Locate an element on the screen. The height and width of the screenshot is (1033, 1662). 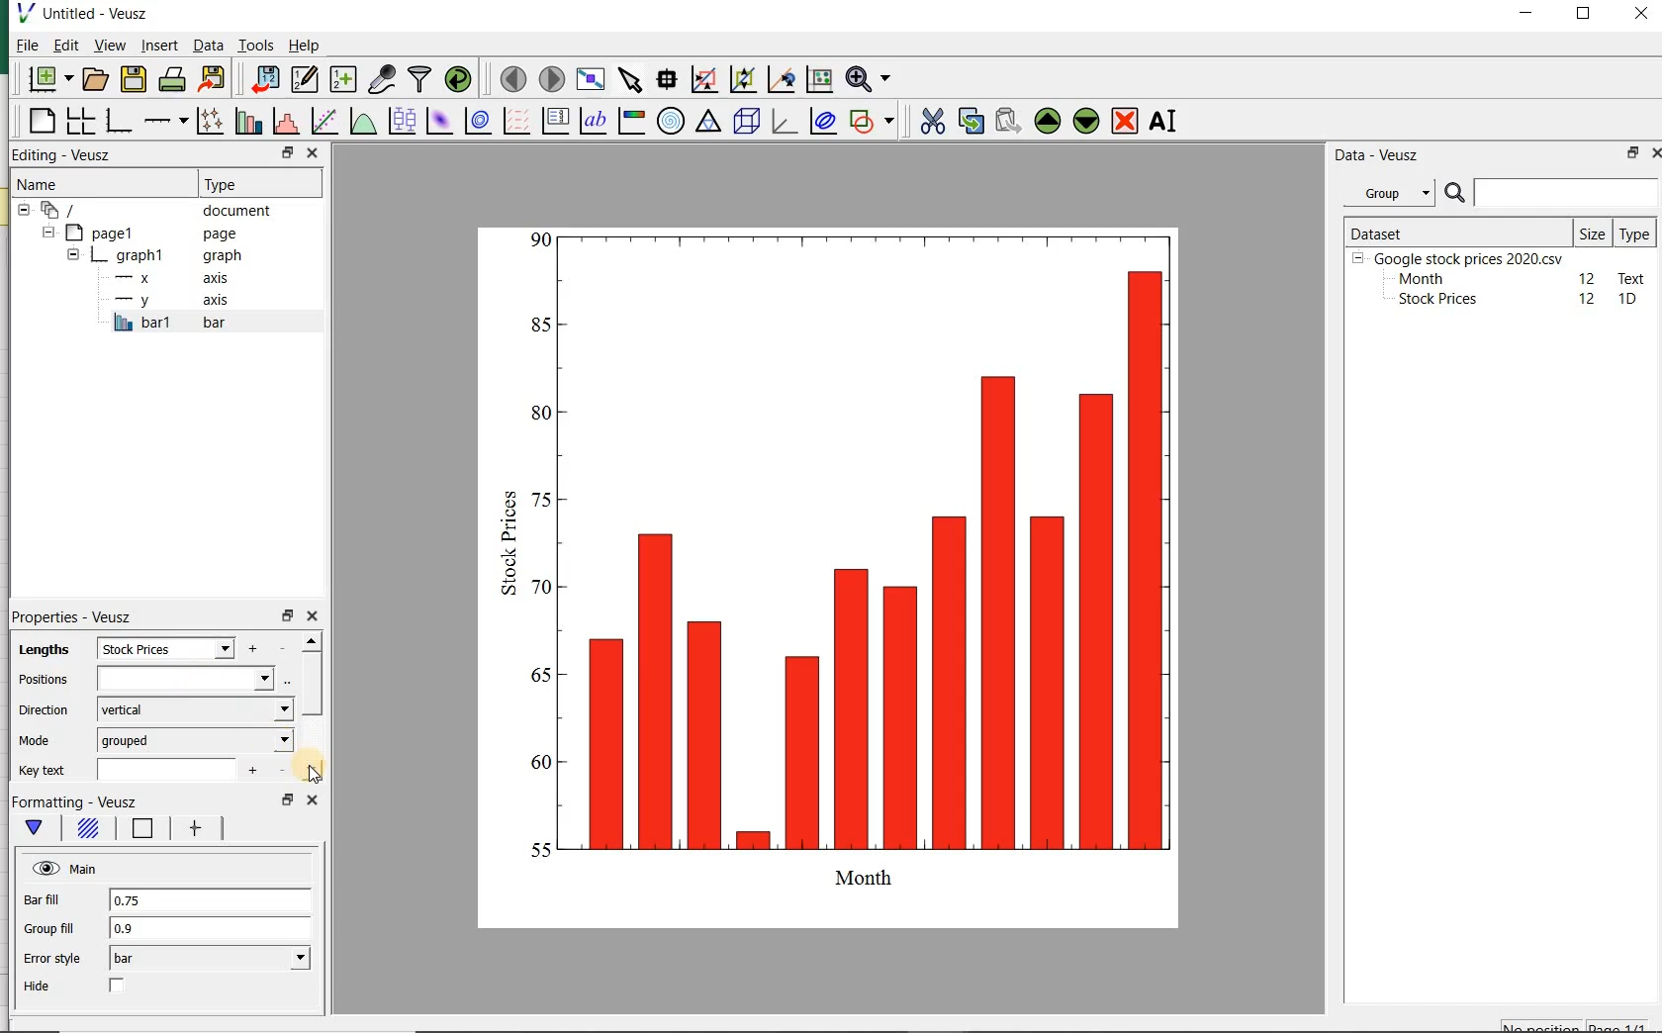
File is located at coordinates (22, 47).